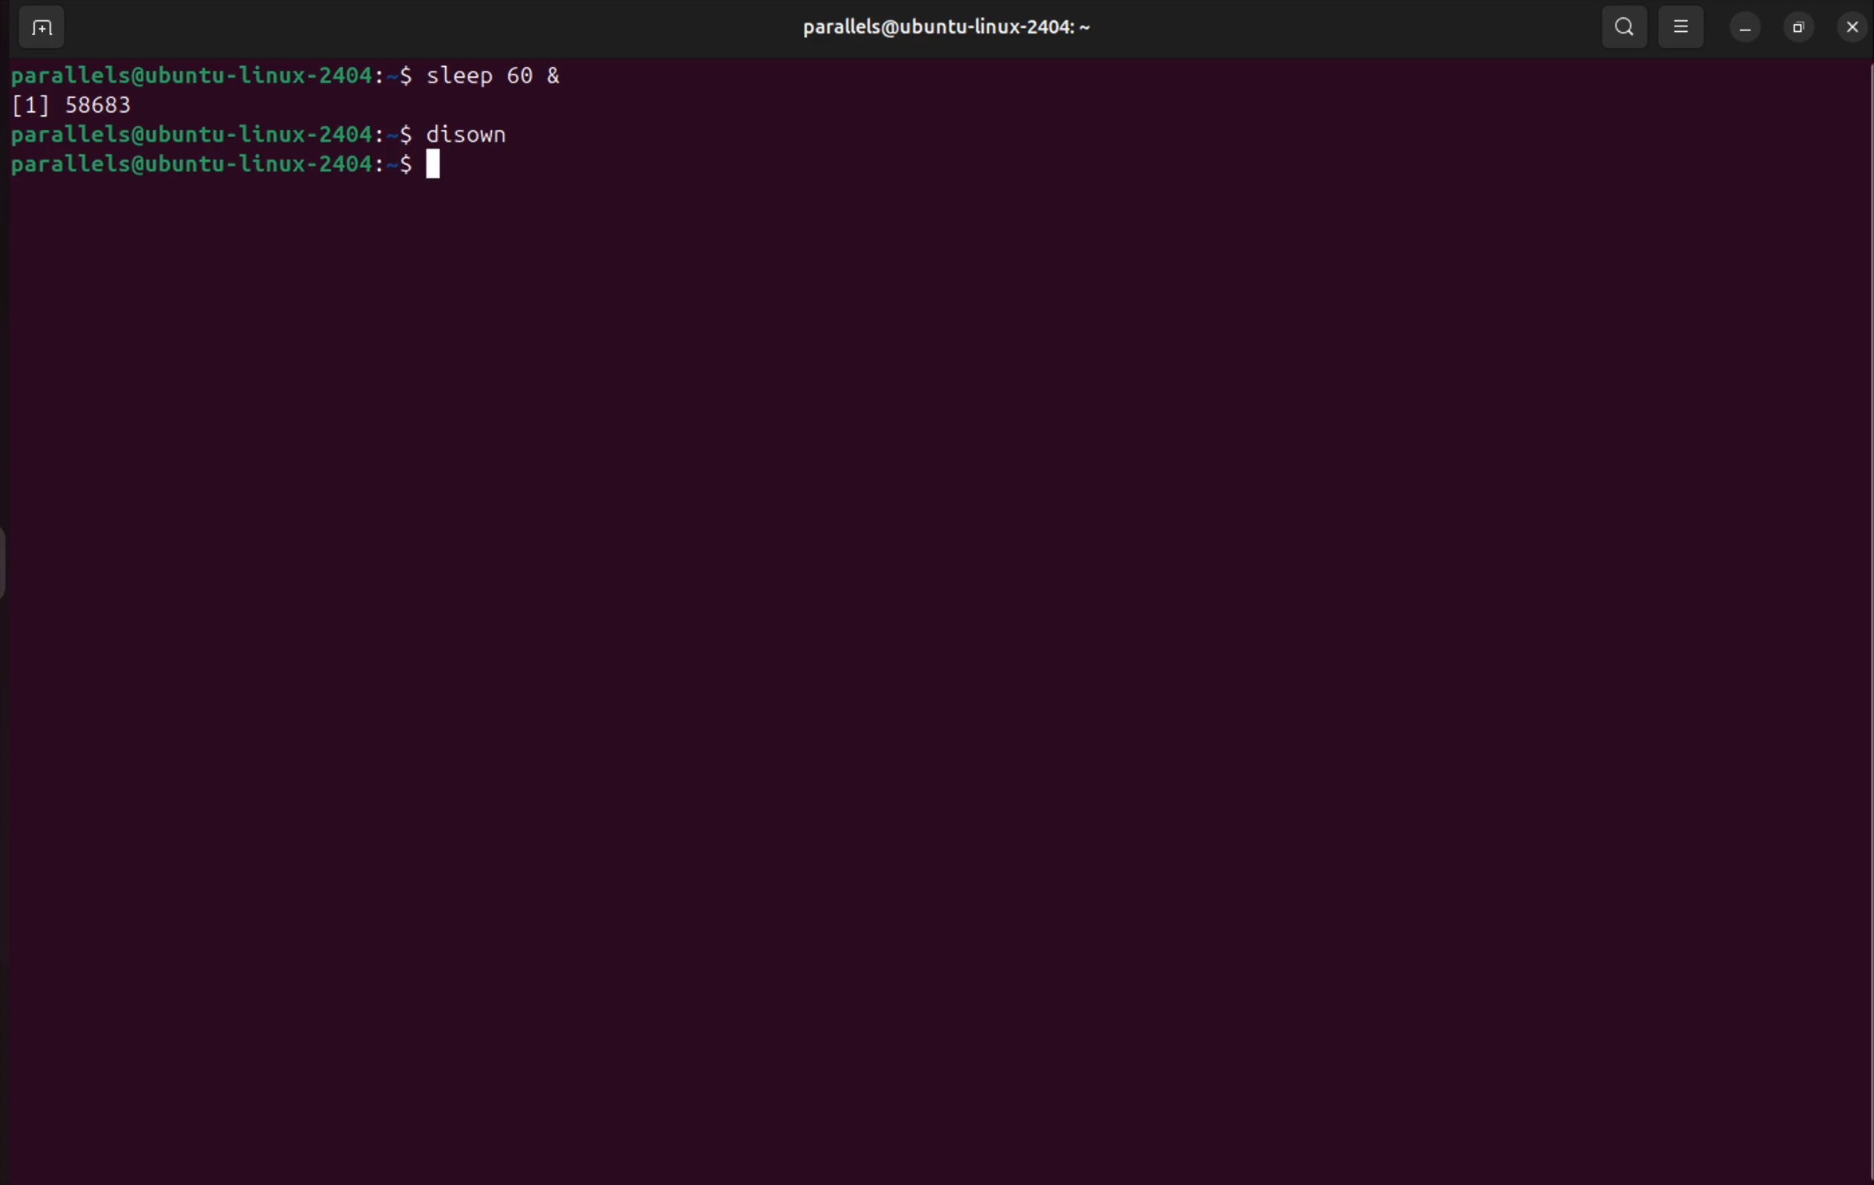 The width and height of the screenshot is (1874, 1185). I want to click on search, so click(1620, 25).